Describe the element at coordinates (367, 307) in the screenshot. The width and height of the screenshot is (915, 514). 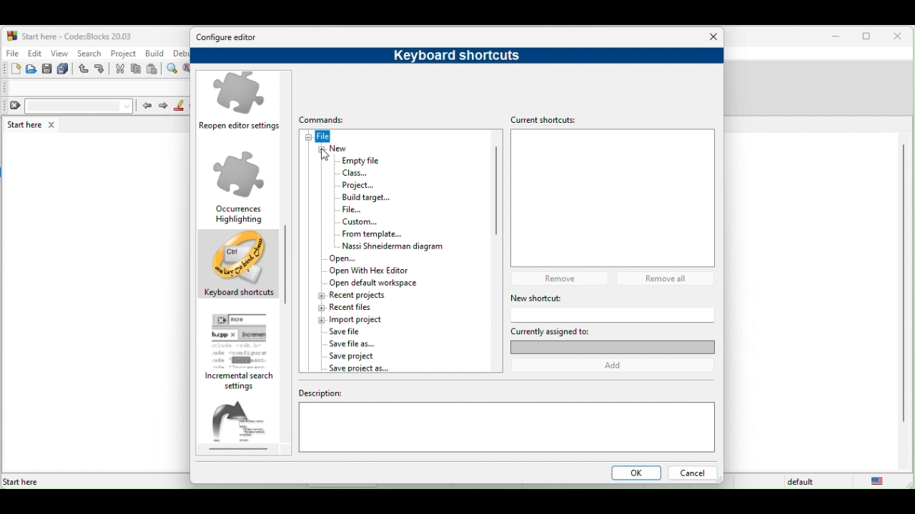
I see `recent file` at that location.